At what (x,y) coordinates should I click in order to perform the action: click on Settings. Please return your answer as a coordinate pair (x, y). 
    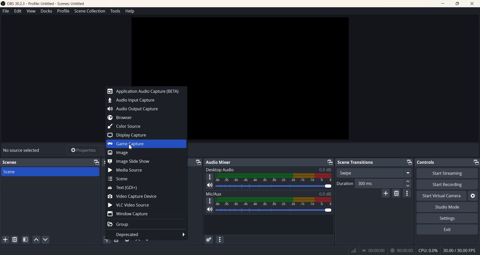
    Looking at the image, I should click on (447, 218).